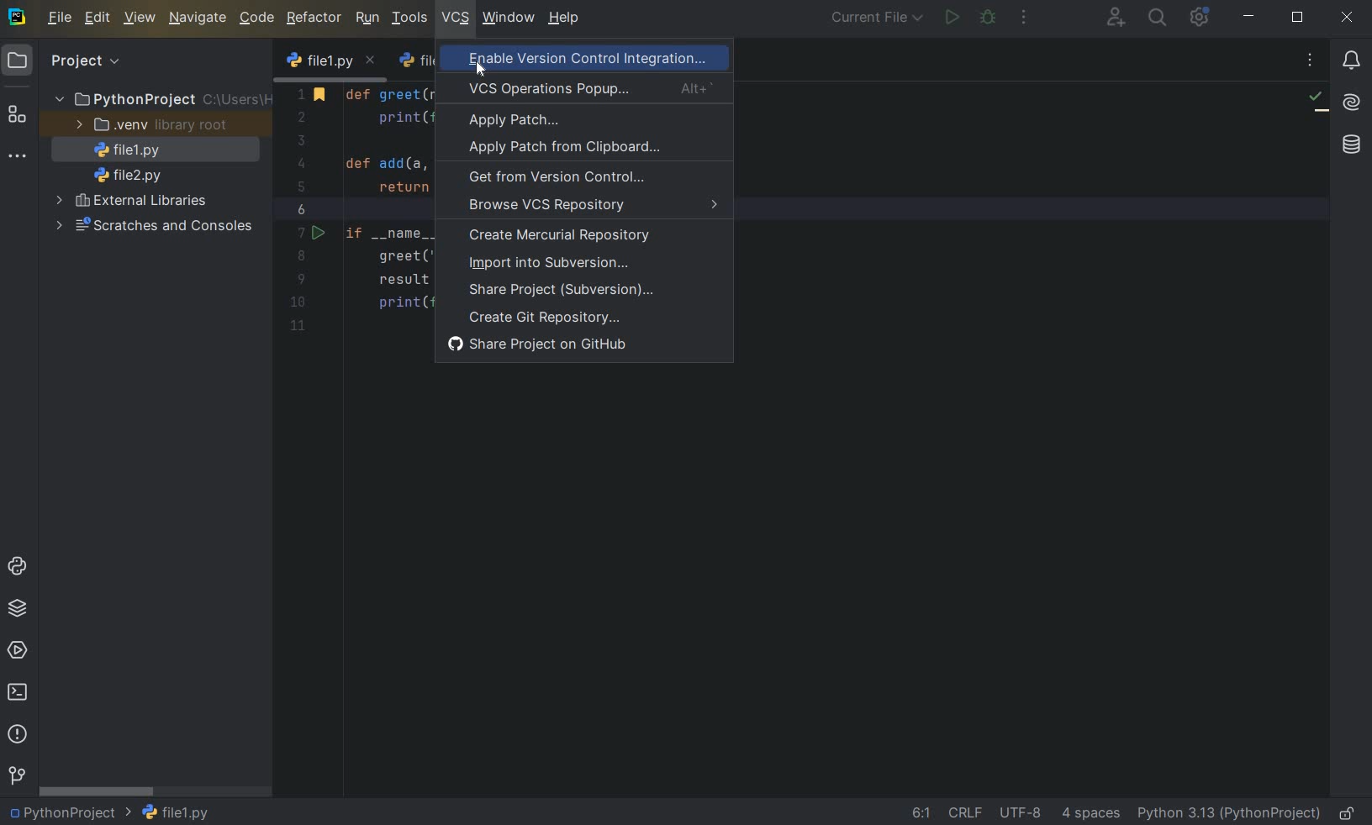 The width and height of the screenshot is (1372, 825). Describe the element at coordinates (388, 204) in the screenshot. I see `code` at that location.